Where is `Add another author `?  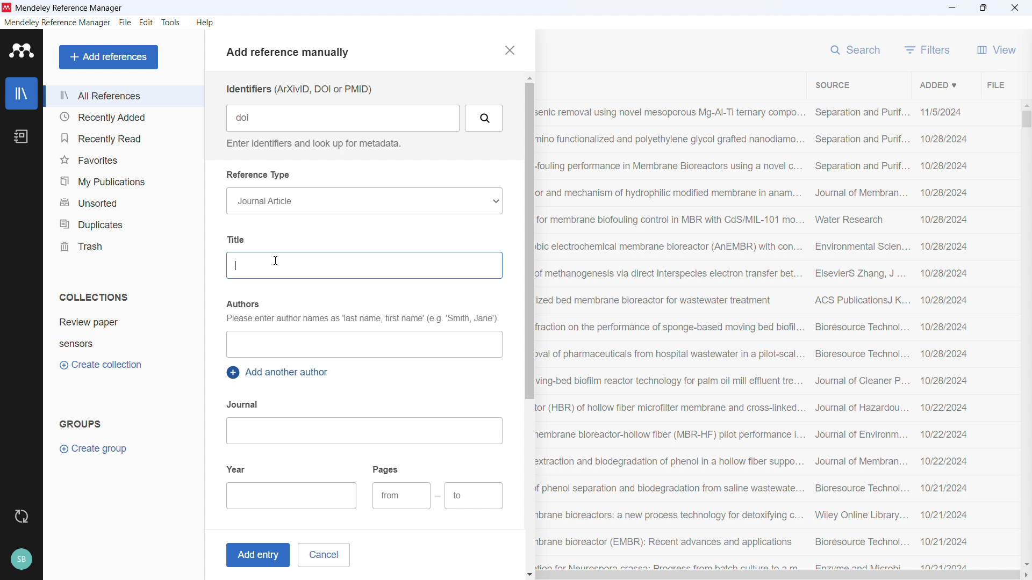 Add another author  is located at coordinates (279, 373).